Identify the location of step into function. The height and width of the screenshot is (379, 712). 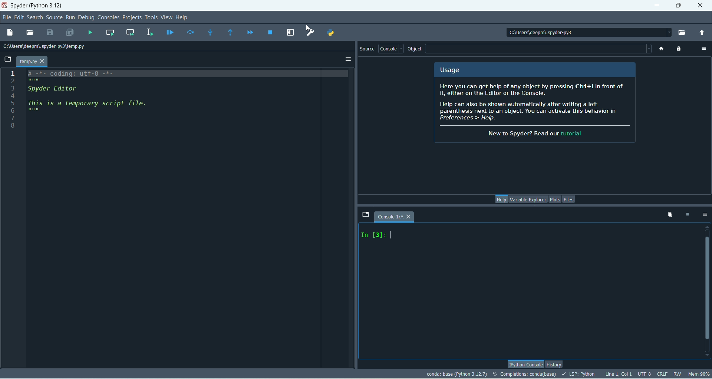
(210, 32).